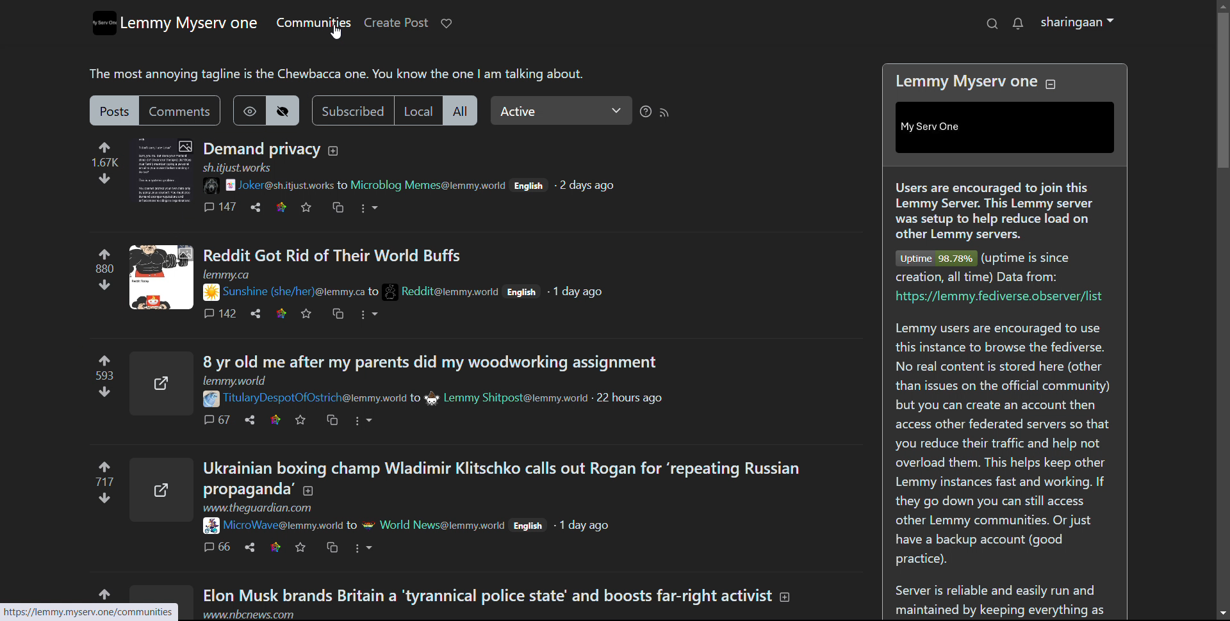  I want to click on English, so click(523, 291).